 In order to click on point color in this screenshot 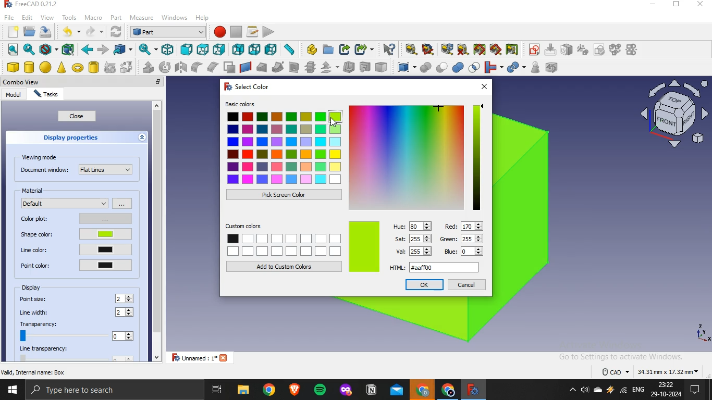, I will do `click(76, 265)`.